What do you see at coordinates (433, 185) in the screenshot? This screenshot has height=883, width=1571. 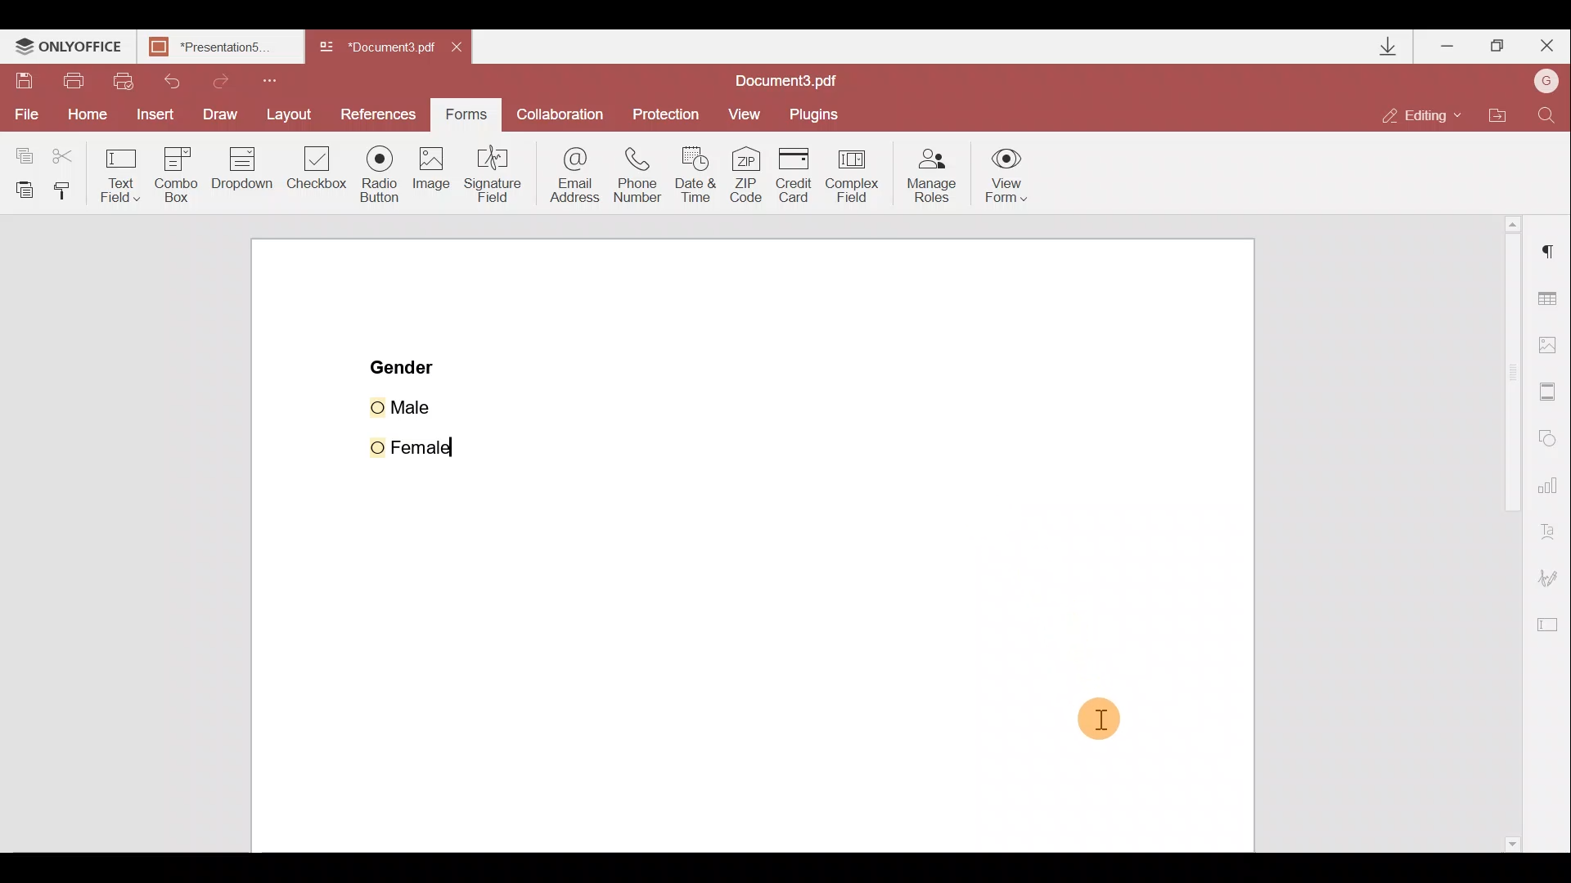 I see `Image` at bounding box center [433, 185].